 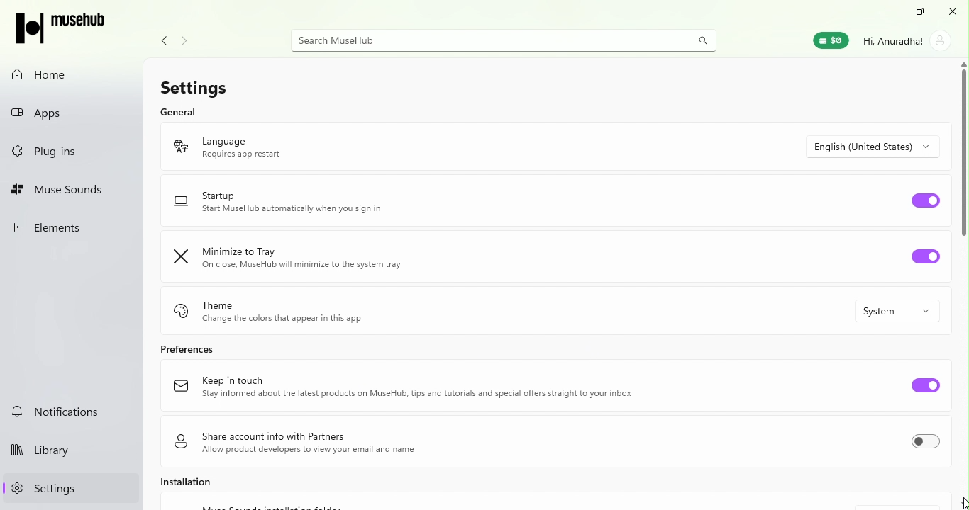 What do you see at coordinates (941, 42) in the screenshot?
I see `account` at bounding box center [941, 42].